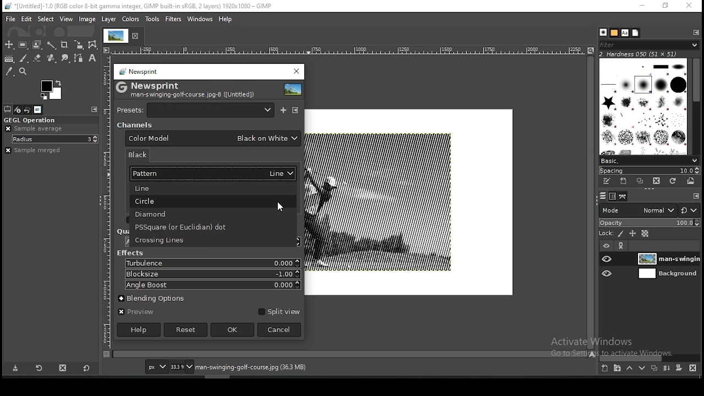 This screenshot has height=396, width=704. I want to click on move layer one step up, so click(629, 368).